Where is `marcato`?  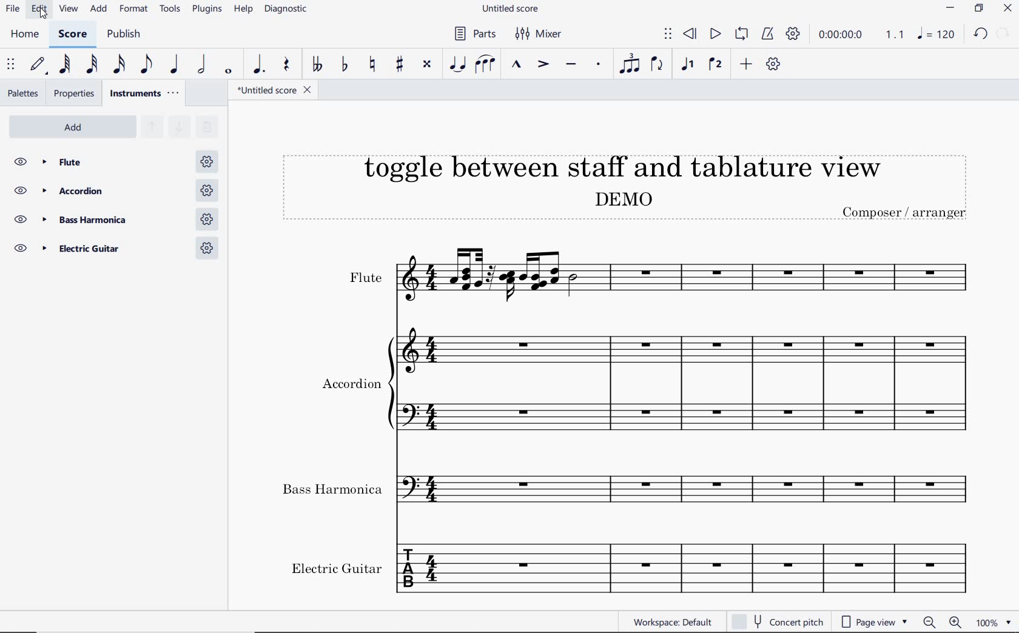
marcato is located at coordinates (517, 65).